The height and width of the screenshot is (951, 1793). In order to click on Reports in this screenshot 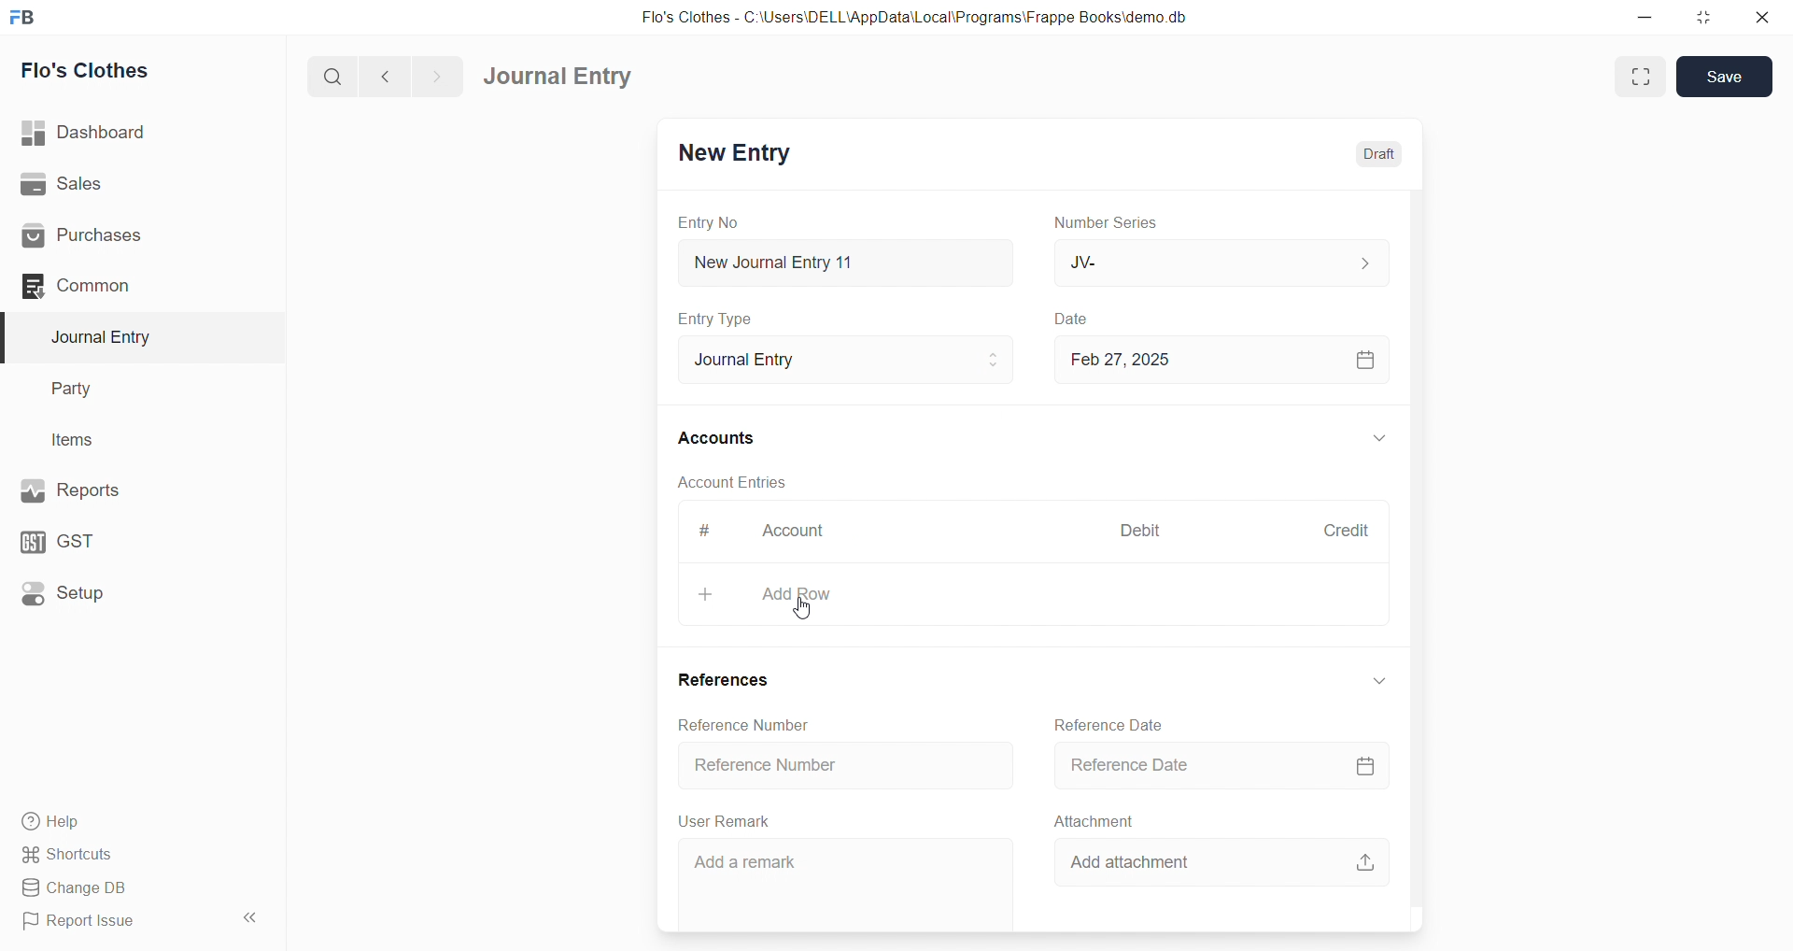, I will do `click(110, 490)`.